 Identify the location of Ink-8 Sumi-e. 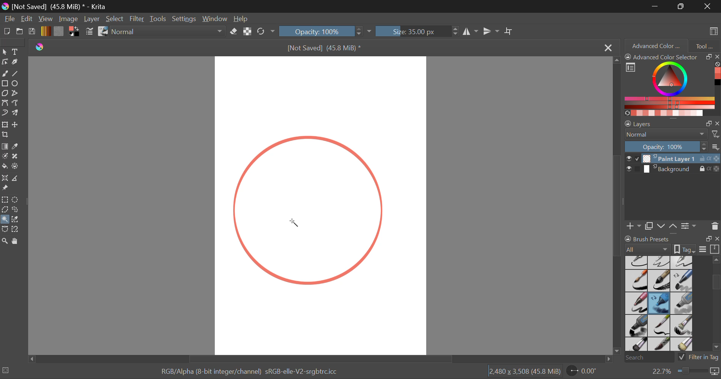
(659, 281).